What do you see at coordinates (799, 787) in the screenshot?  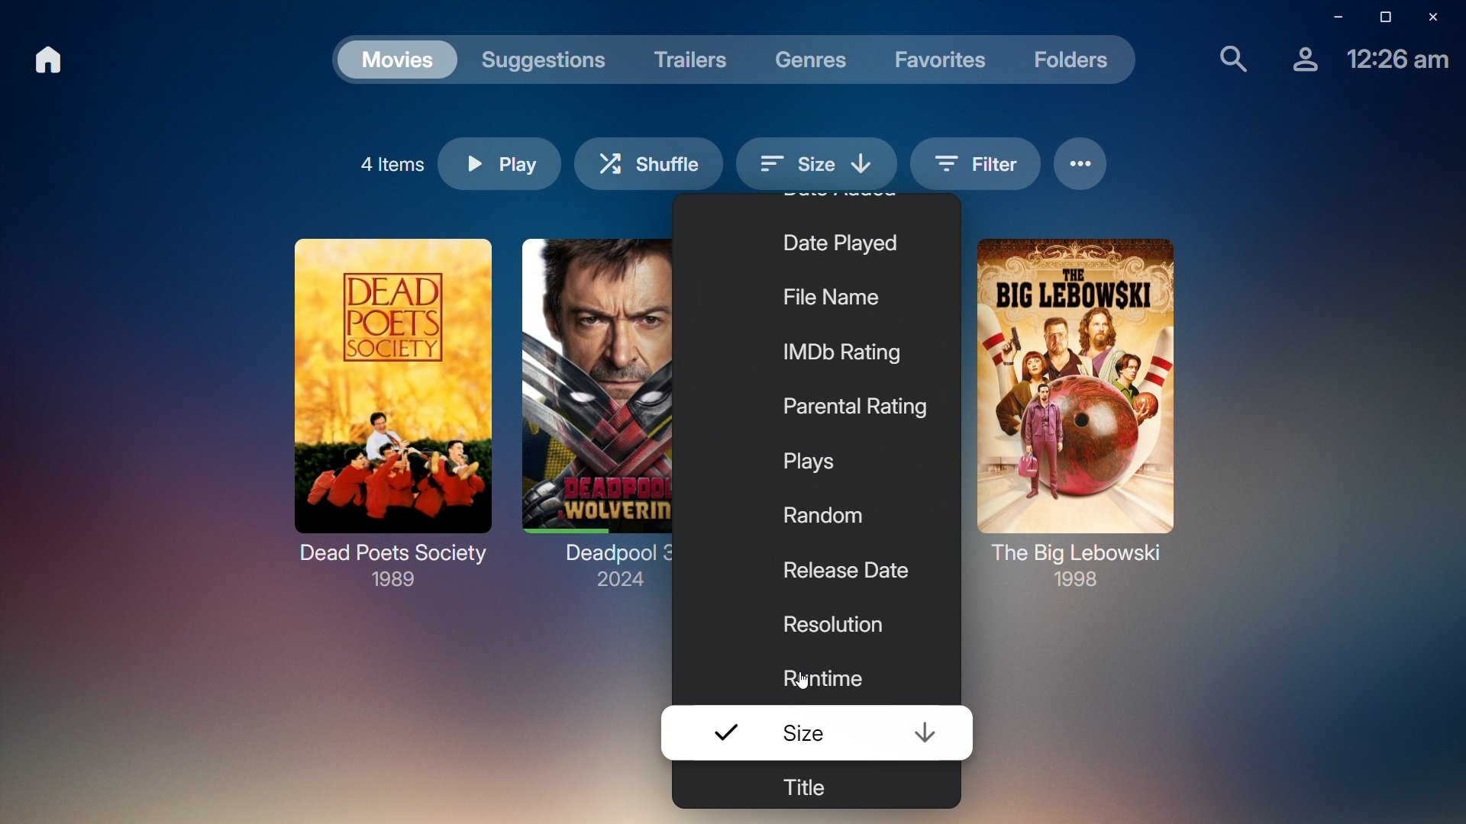 I see `Title` at bounding box center [799, 787].